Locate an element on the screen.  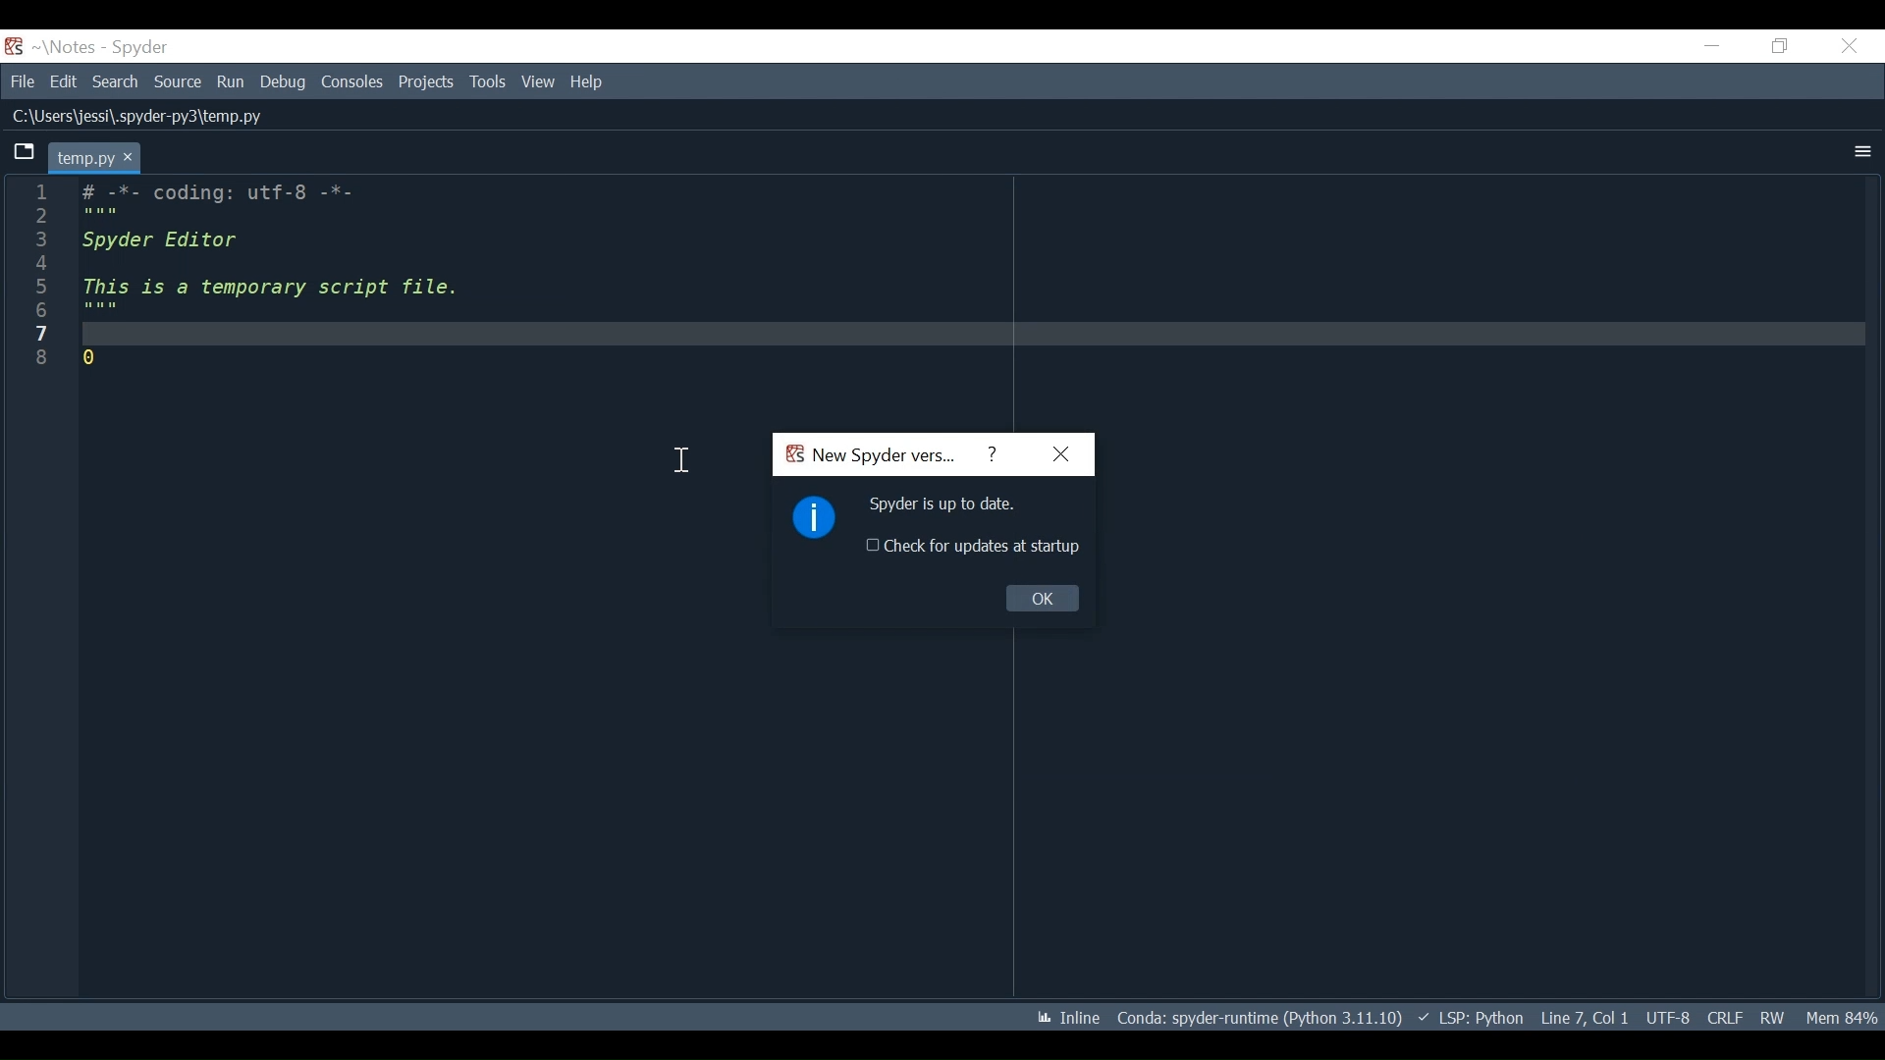
cursor is located at coordinates (682, 459).